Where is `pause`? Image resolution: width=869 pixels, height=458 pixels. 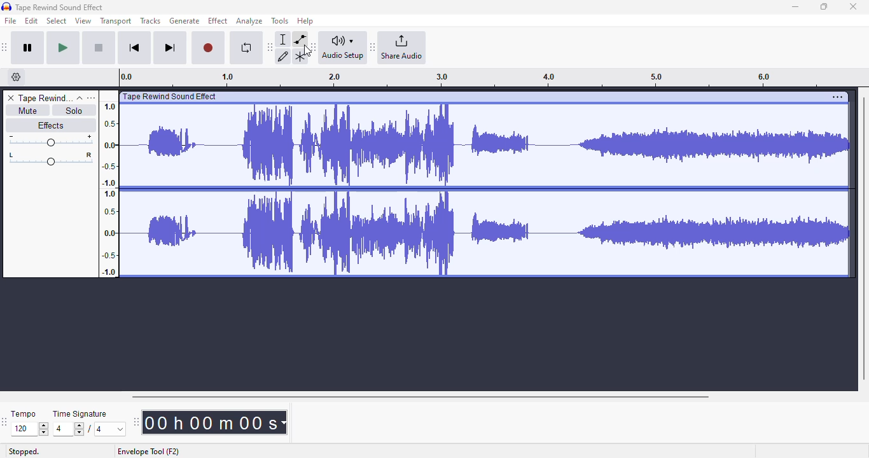
pause is located at coordinates (28, 48).